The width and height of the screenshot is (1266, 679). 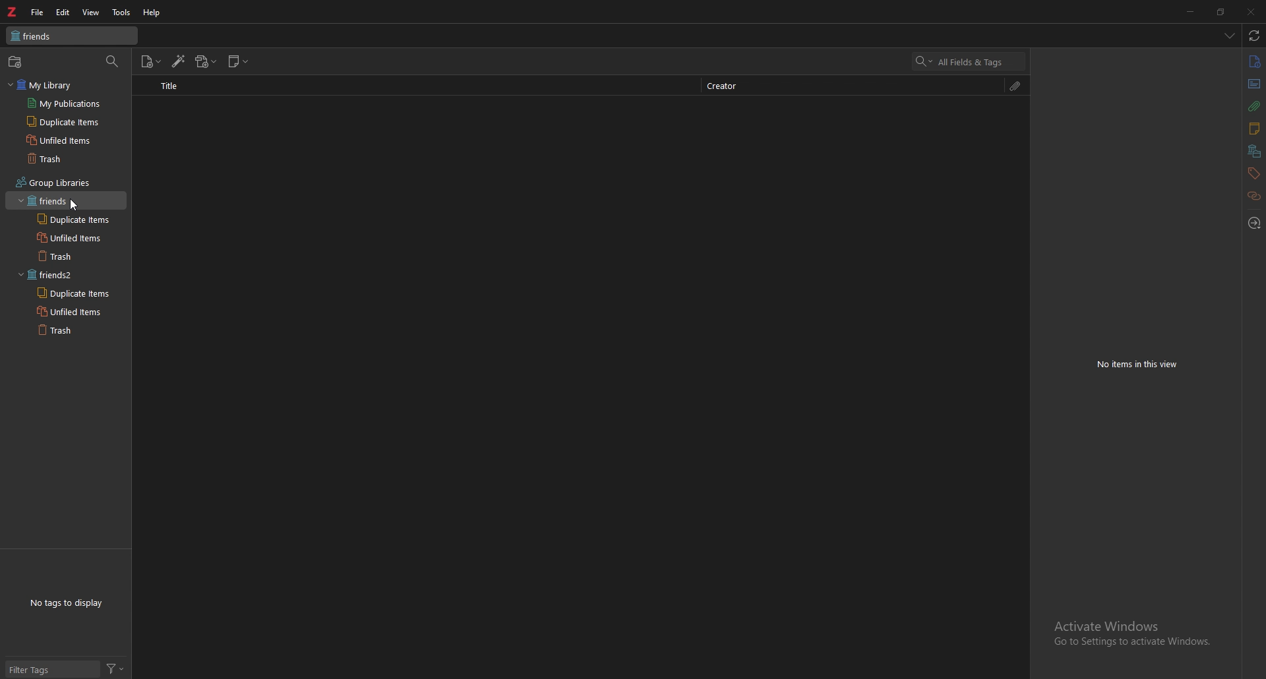 What do you see at coordinates (63, 12) in the screenshot?
I see `edit` at bounding box center [63, 12].